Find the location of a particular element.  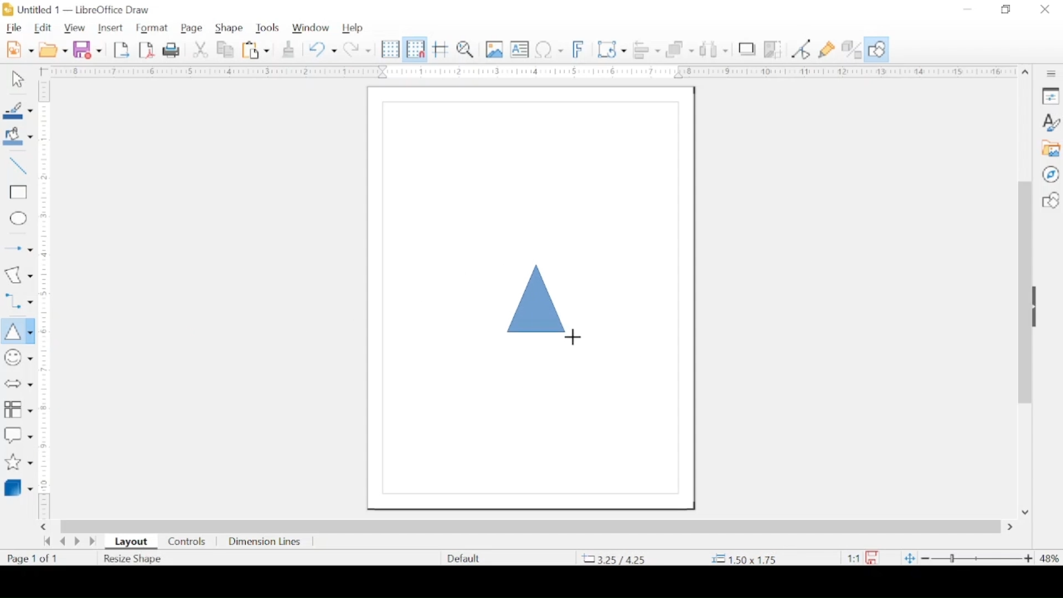

toggle extrusion is located at coordinates (852, 49).